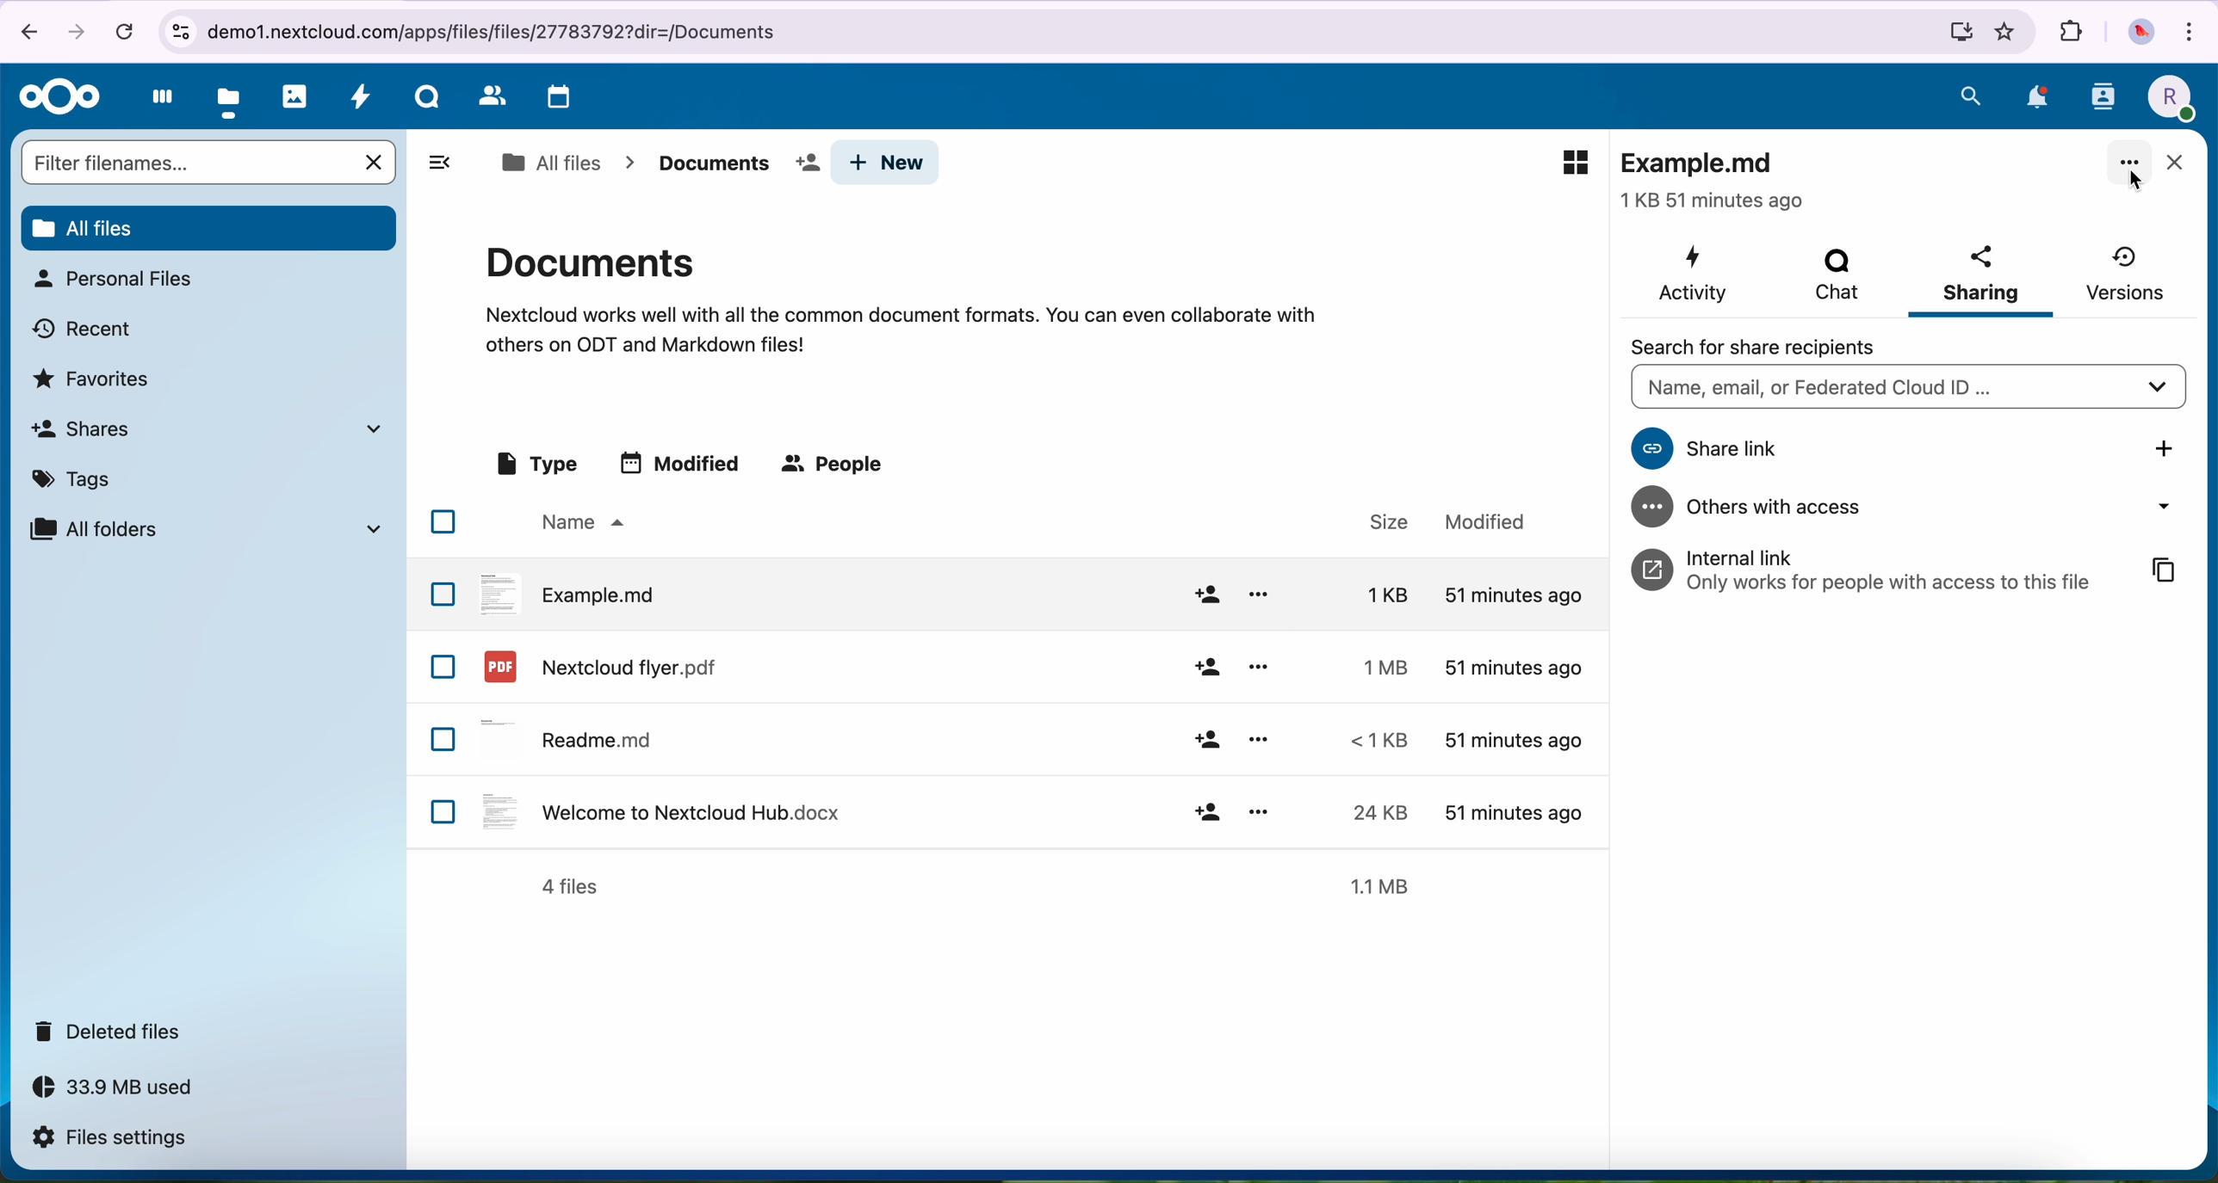 This screenshot has width=2218, height=1183. What do you see at coordinates (1258, 809) in the screenshot?
I see `options` at bounding box center [1258, 809].